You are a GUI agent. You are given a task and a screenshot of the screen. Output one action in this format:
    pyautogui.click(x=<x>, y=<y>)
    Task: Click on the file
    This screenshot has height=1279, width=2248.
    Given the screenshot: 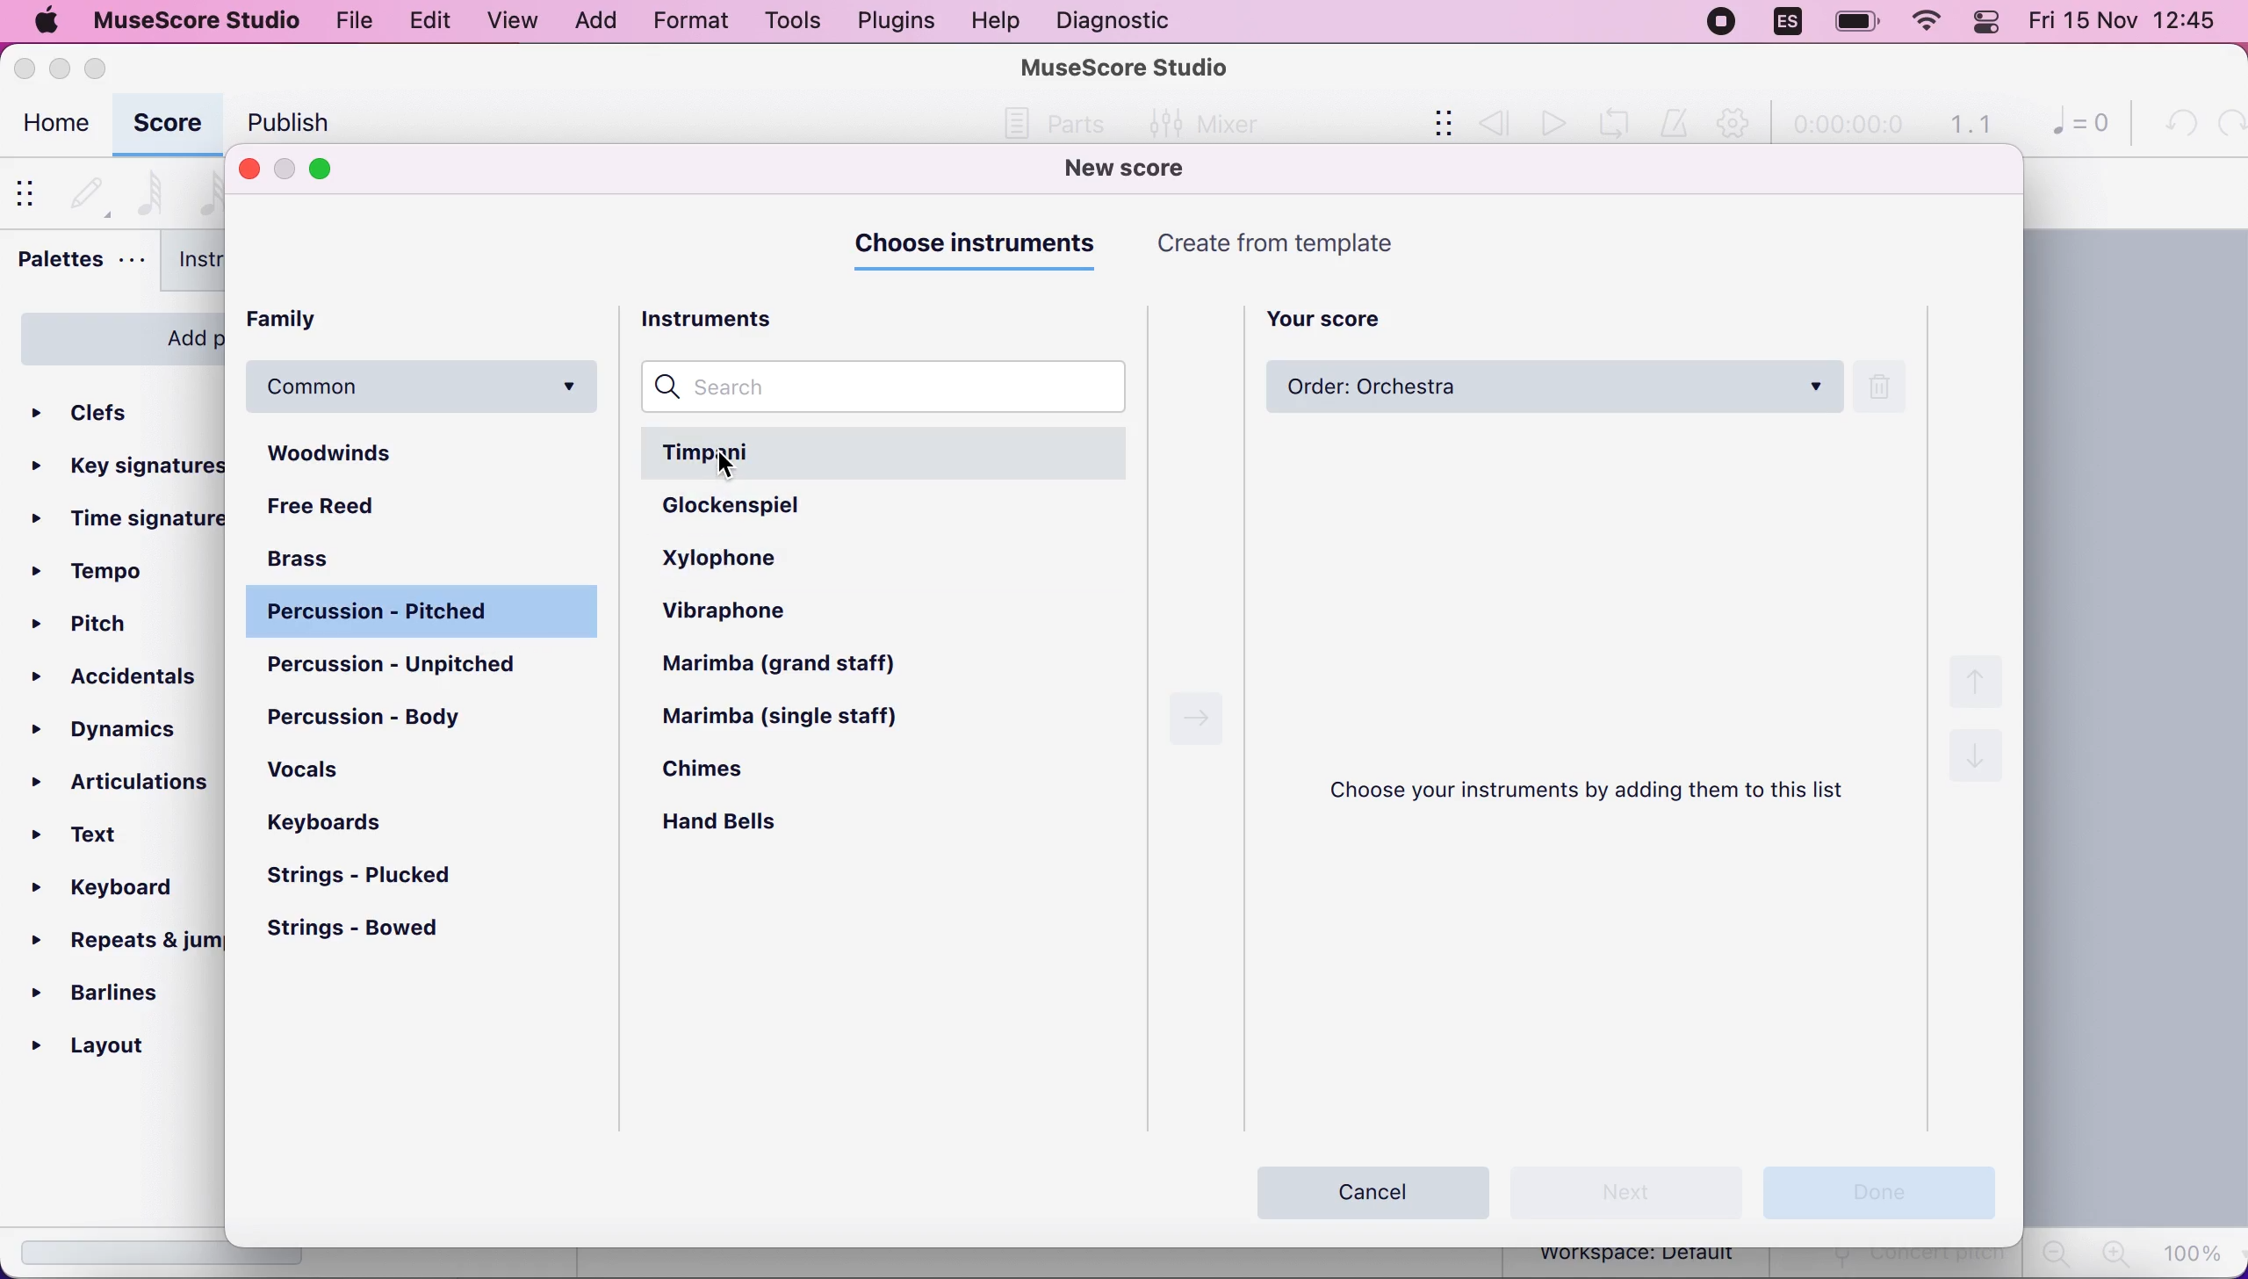 What is the action you would take?
    pyautogui.click(x=356, y=23)
    